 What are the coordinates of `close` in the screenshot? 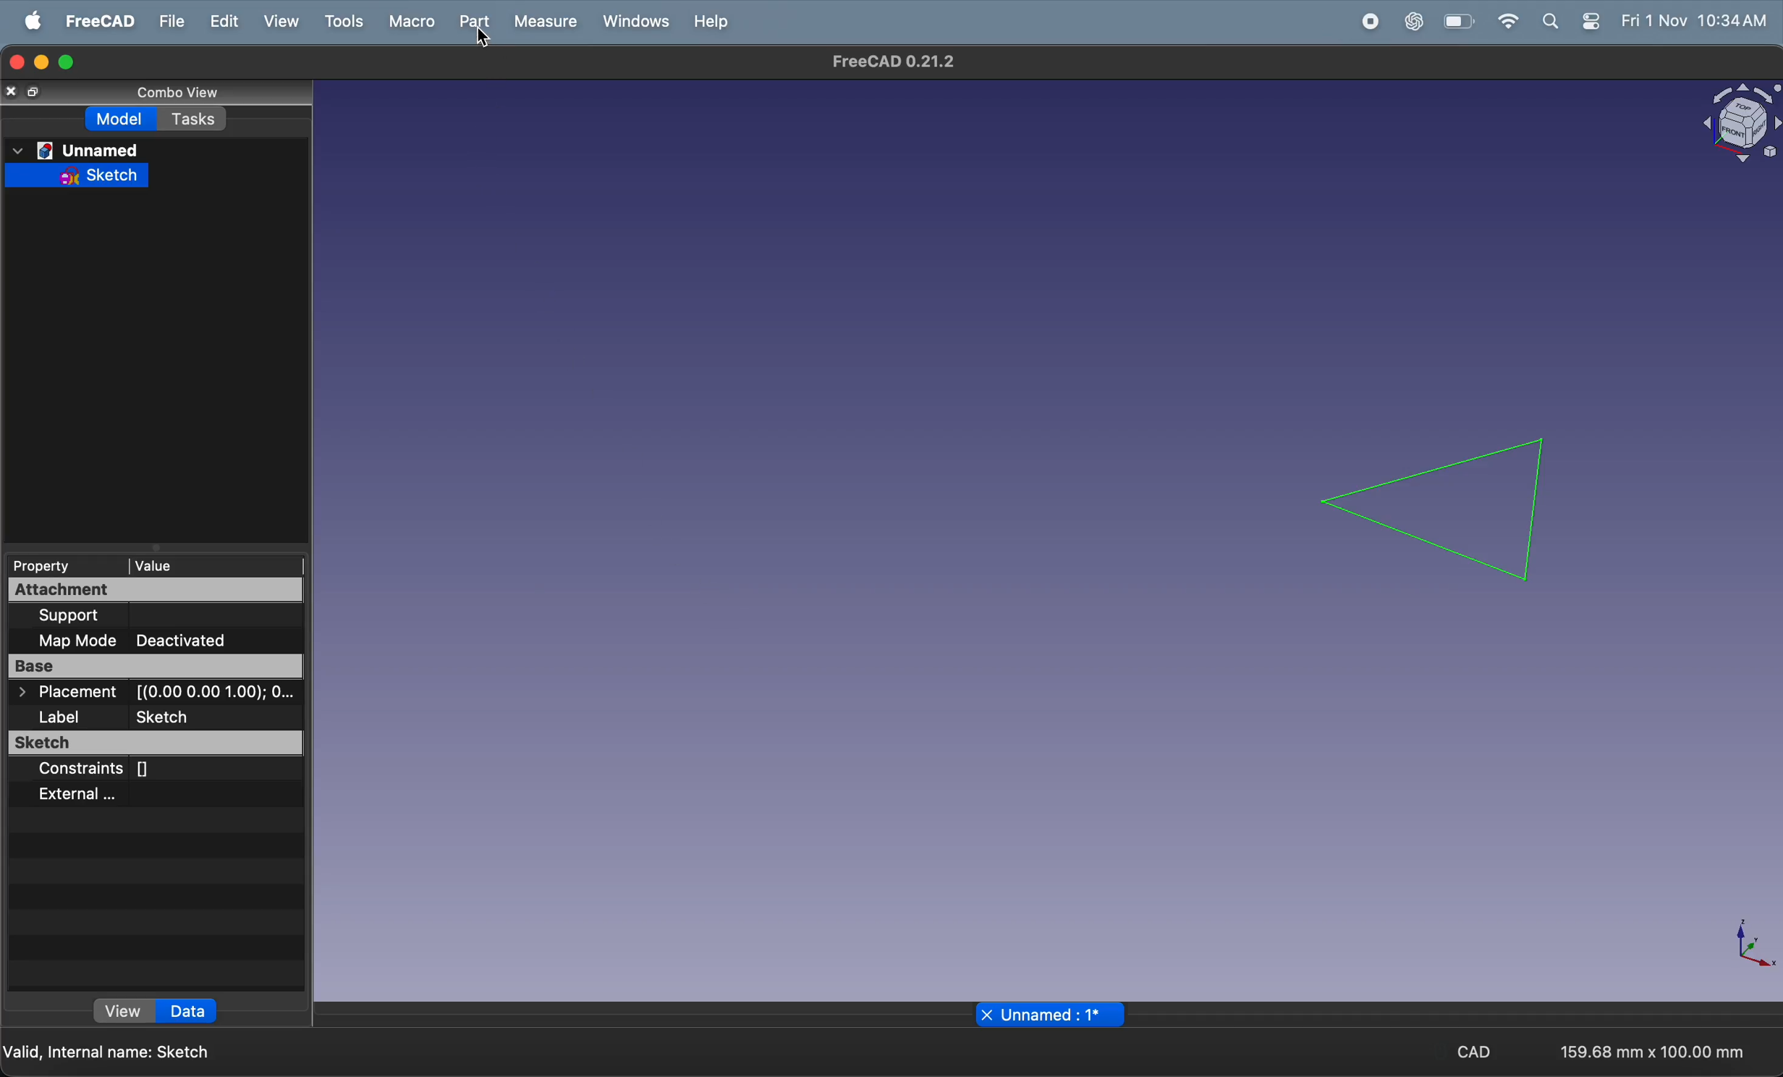 It's located at (12, 90).